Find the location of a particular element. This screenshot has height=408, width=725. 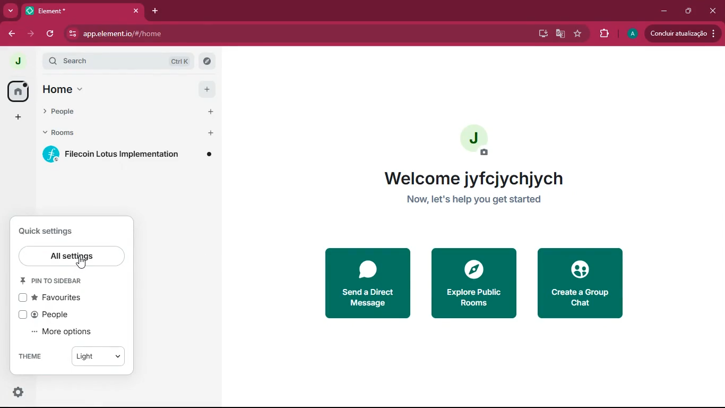

maximize is located at coordinates (688, 12).